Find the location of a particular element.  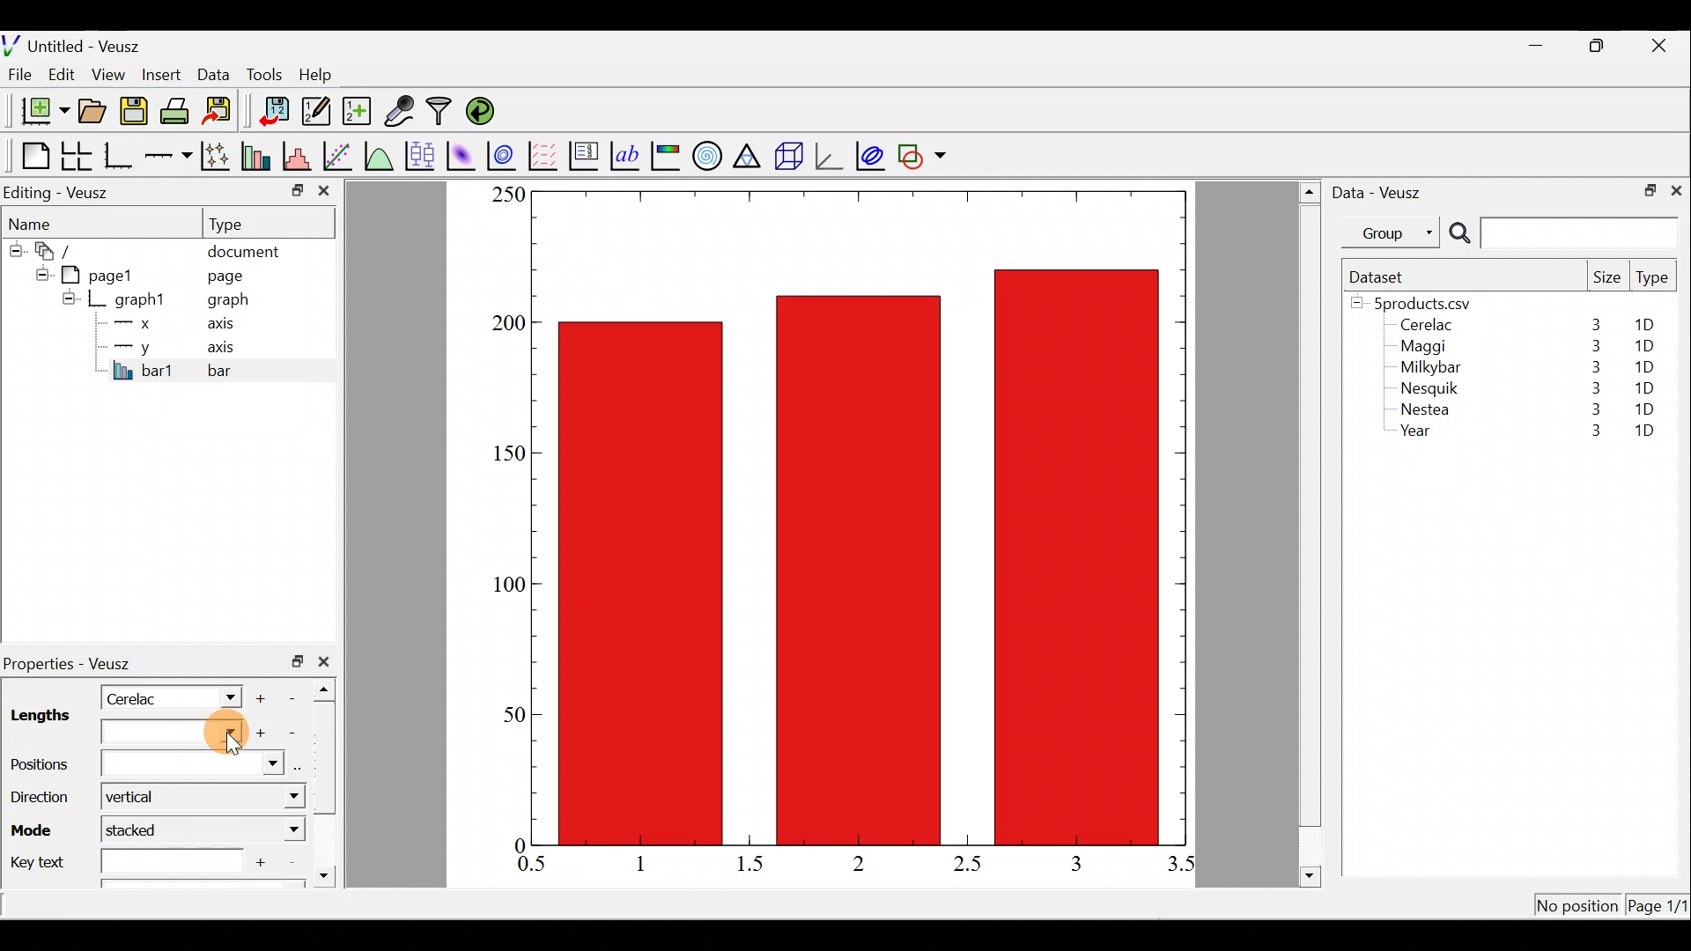

Length dropdown is located at coordinates (222, 697).